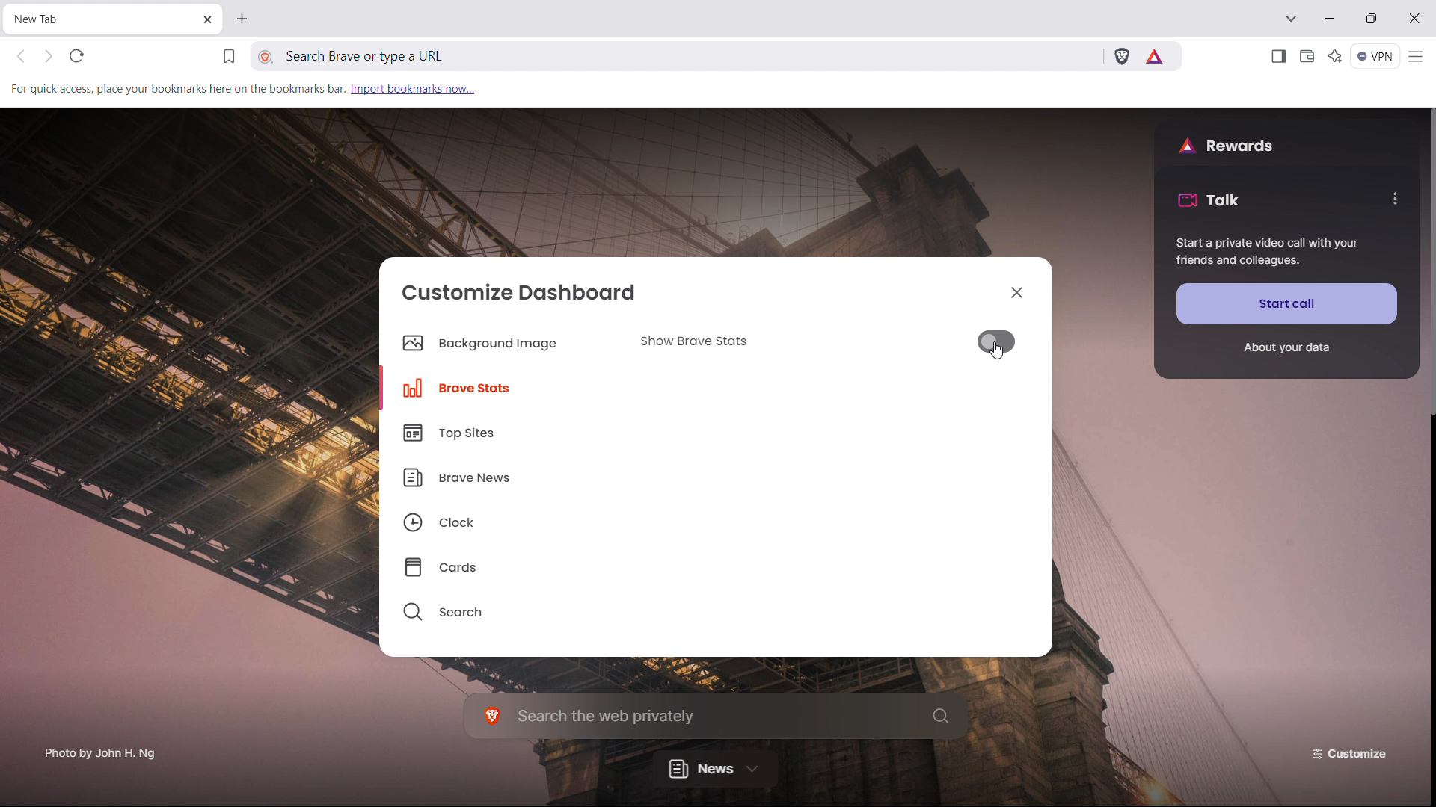  Describe the element at coordinates (229, 57) in the screenshot. I see `bookmark this page` at that location.